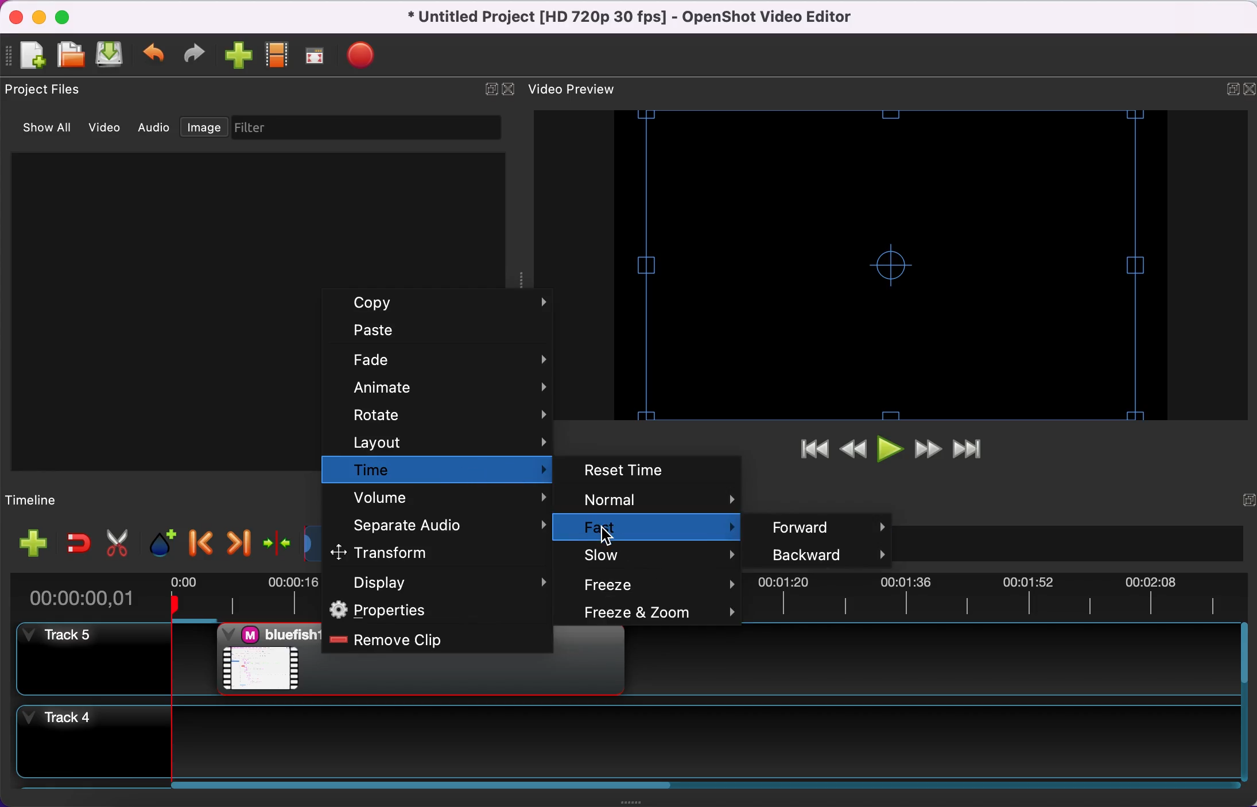 The image size is (1257, 807). I want to click on filter, so click(364, 128).